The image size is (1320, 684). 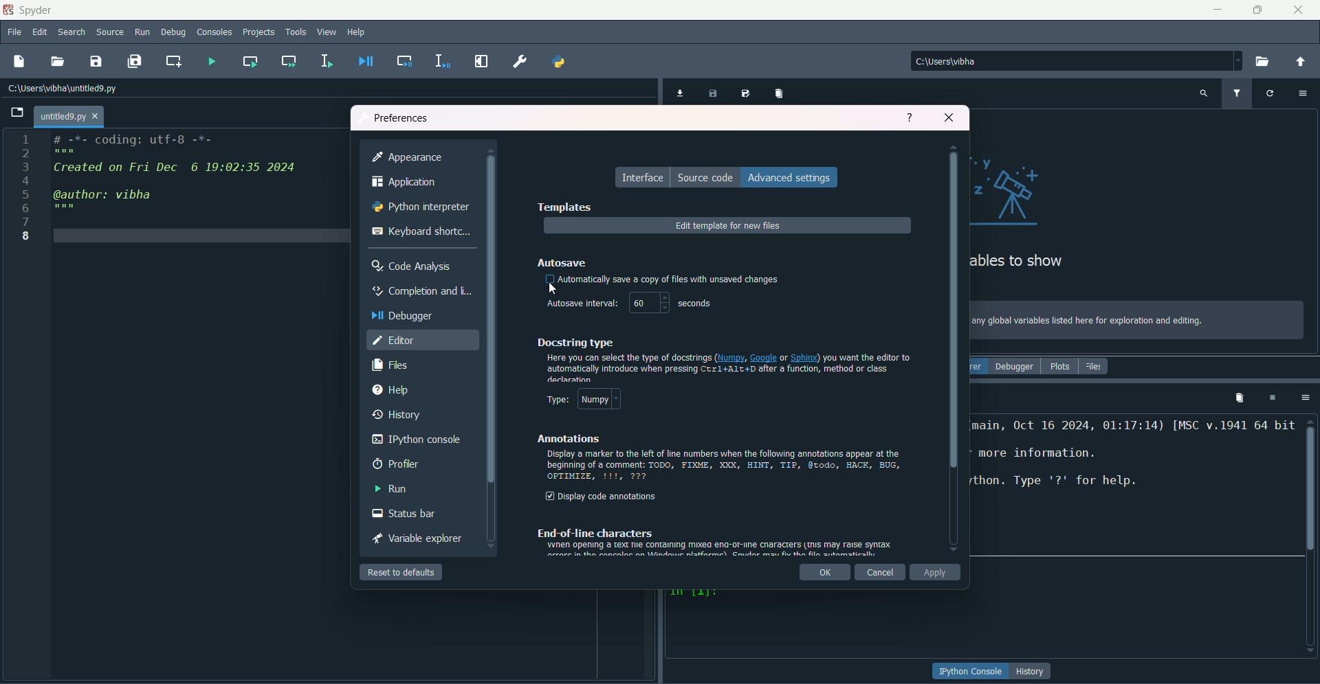 What do you see at coordinates (40, 33) in the screenshot?
I see `edit` at bounding box center [40, 33].